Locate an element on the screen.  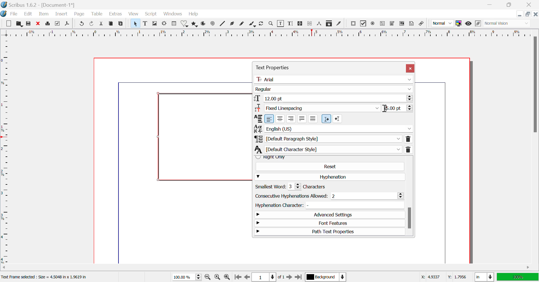
Restore Down is located at coordinates (520, 14).